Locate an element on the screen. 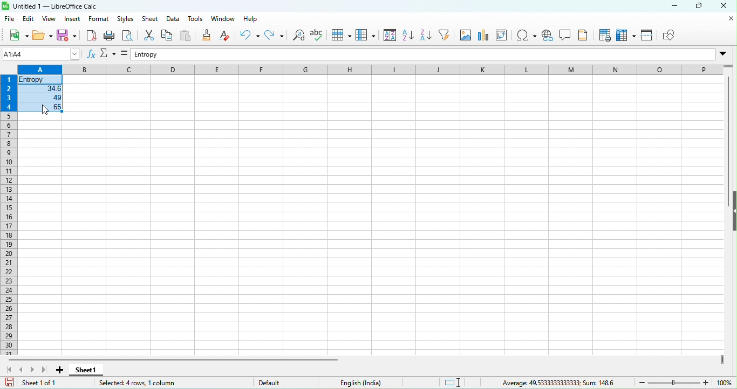  open is located at coordinates (42, 36).